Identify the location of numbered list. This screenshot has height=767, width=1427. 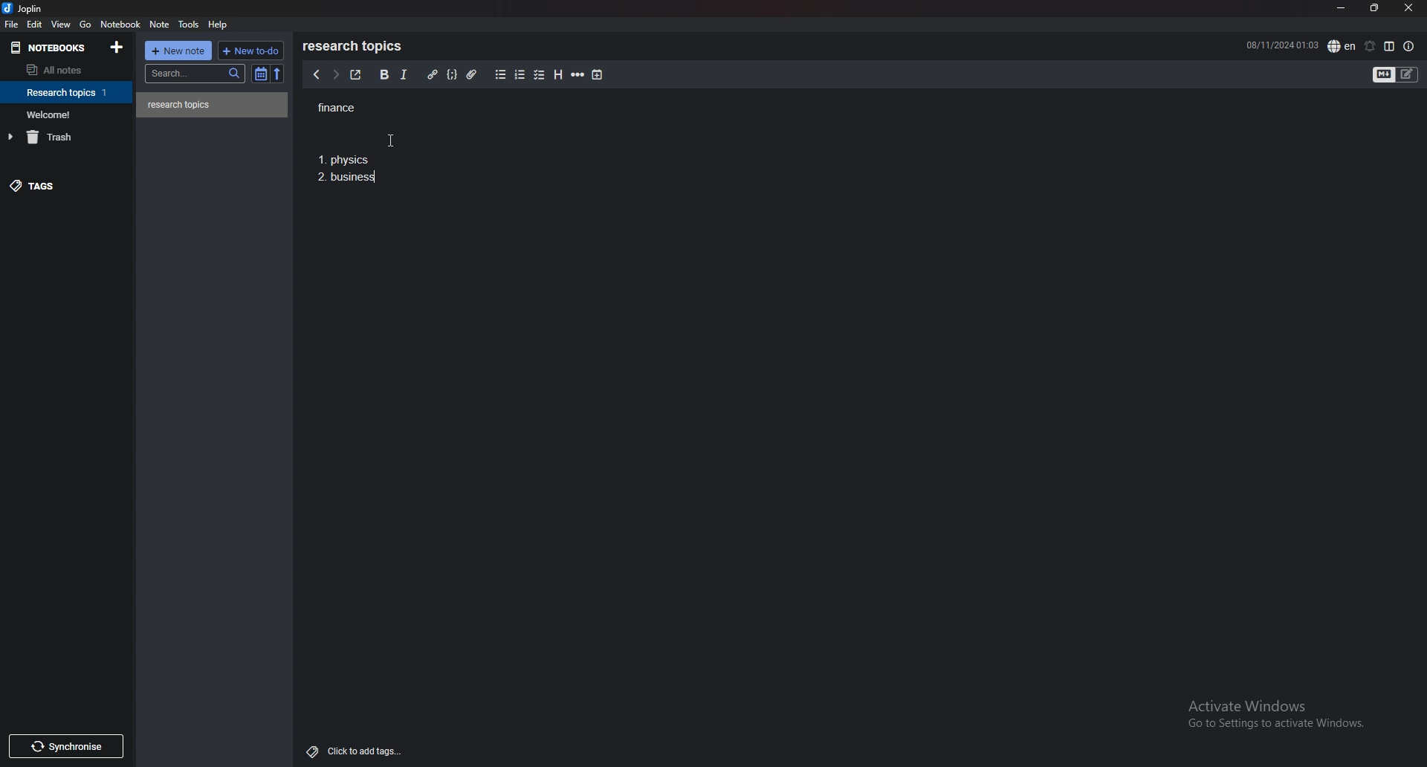
(521, 75).